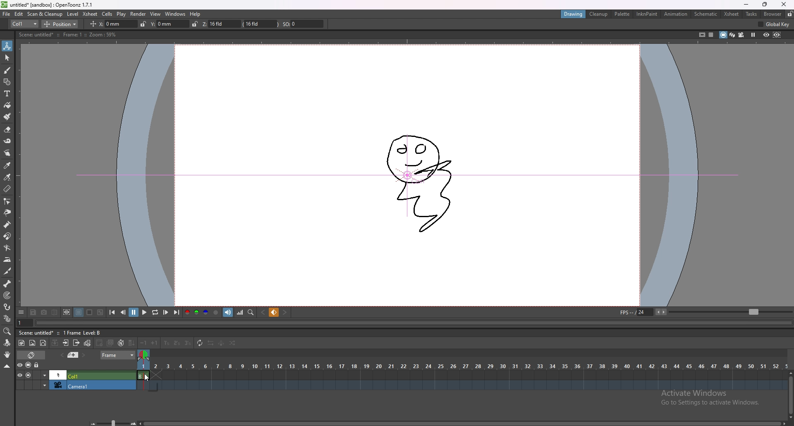 The image size is (794, 426). I want to click on sub camera preview, so click(777, 35).